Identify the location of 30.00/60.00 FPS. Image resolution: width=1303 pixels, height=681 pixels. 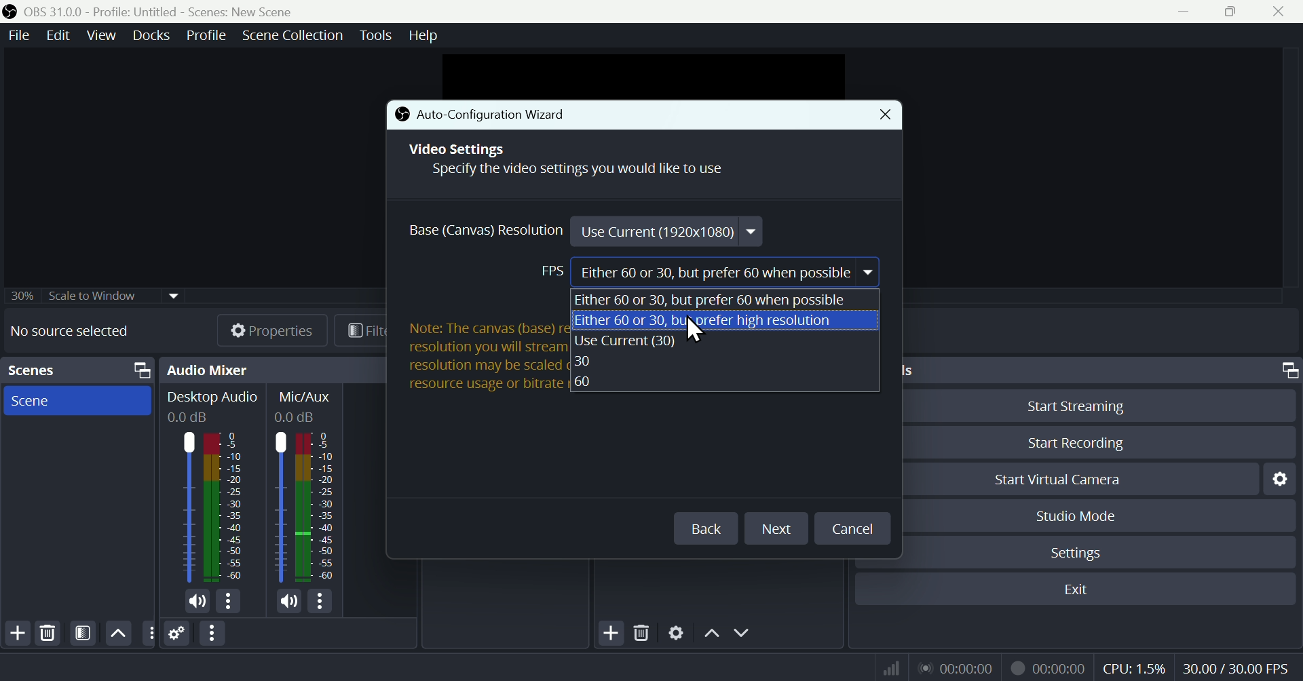
(1239, 665).